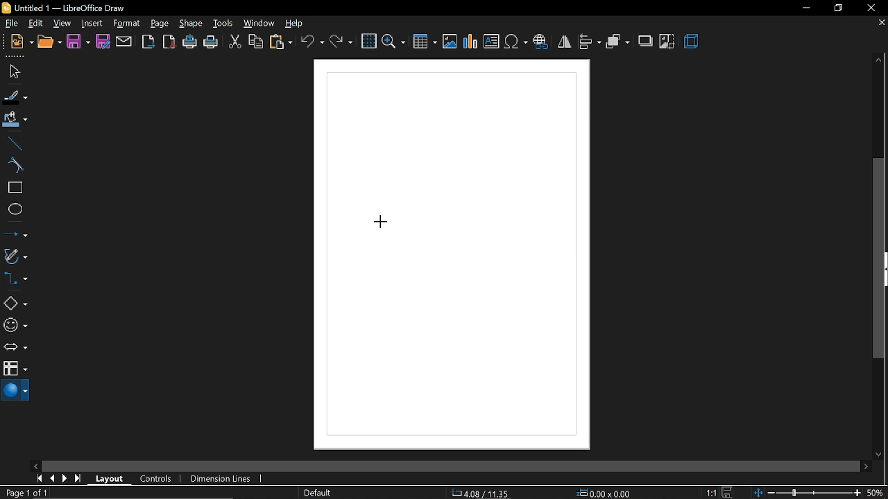 The width and height of the screenshot is (888, 499). What do you see at coordinates (16, 348) in the screenshot?
I see `arrows` at bounding box center [16, 348].